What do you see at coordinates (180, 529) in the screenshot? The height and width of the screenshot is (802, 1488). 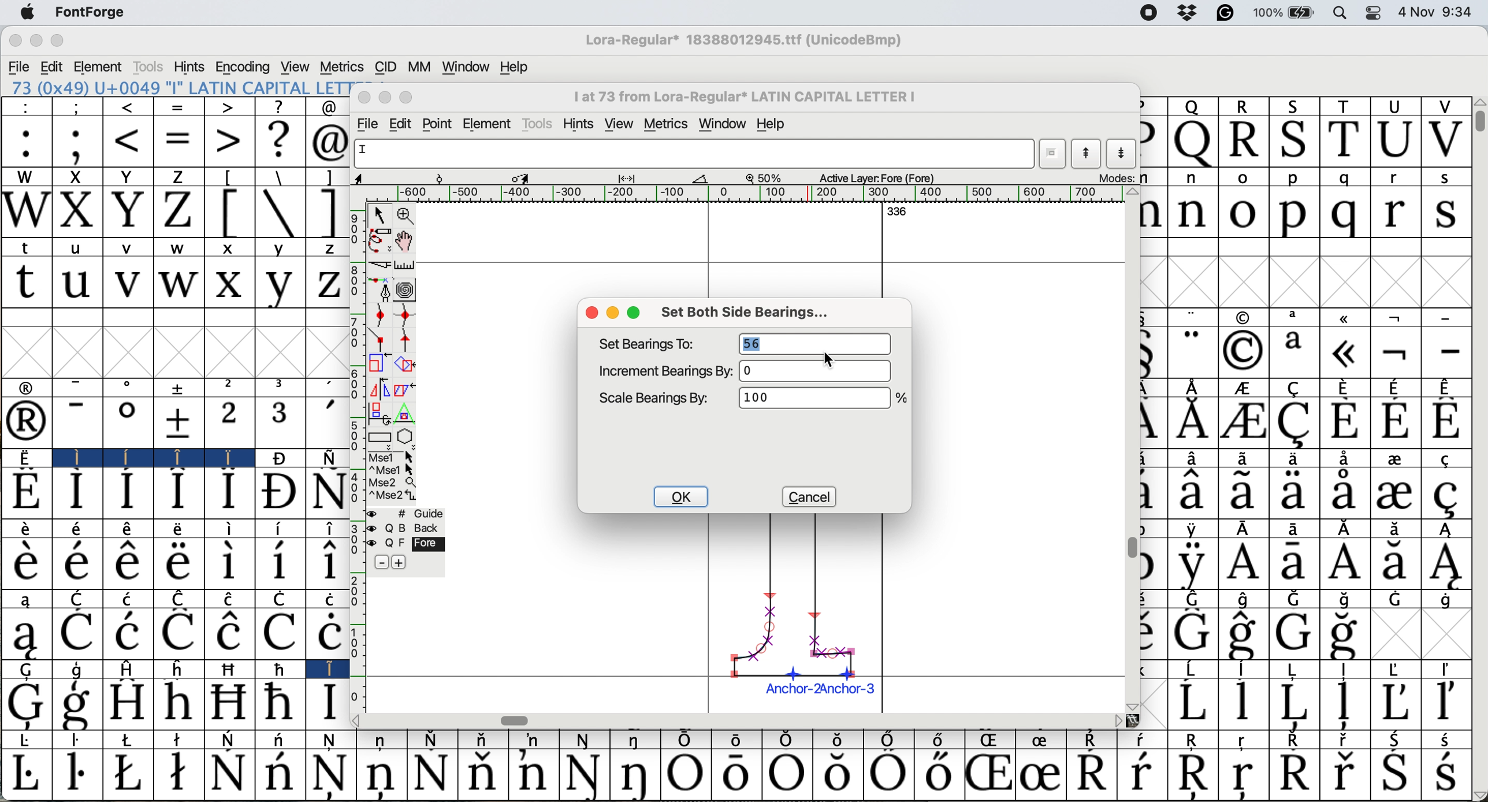 I see `Symbol` at bounding box center [180, 529].